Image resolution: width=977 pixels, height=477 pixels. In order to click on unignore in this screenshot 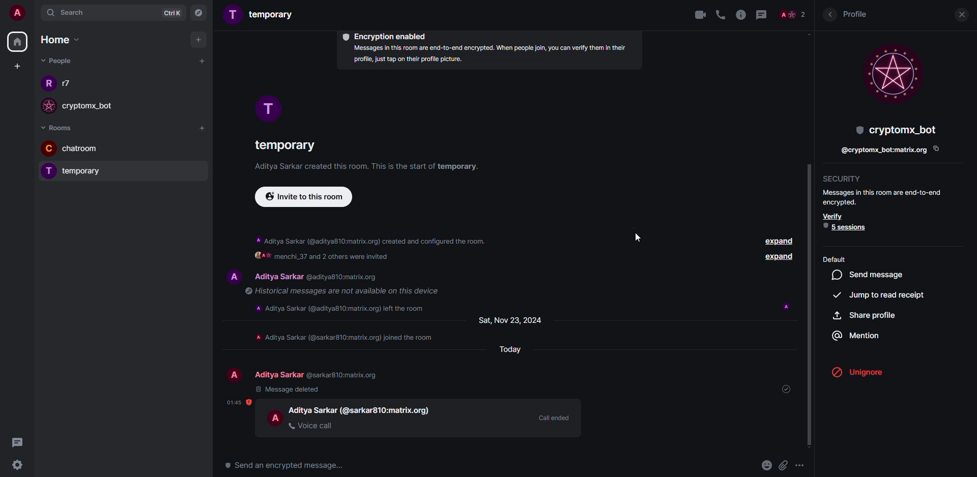, I will do `click(863, 372)`.